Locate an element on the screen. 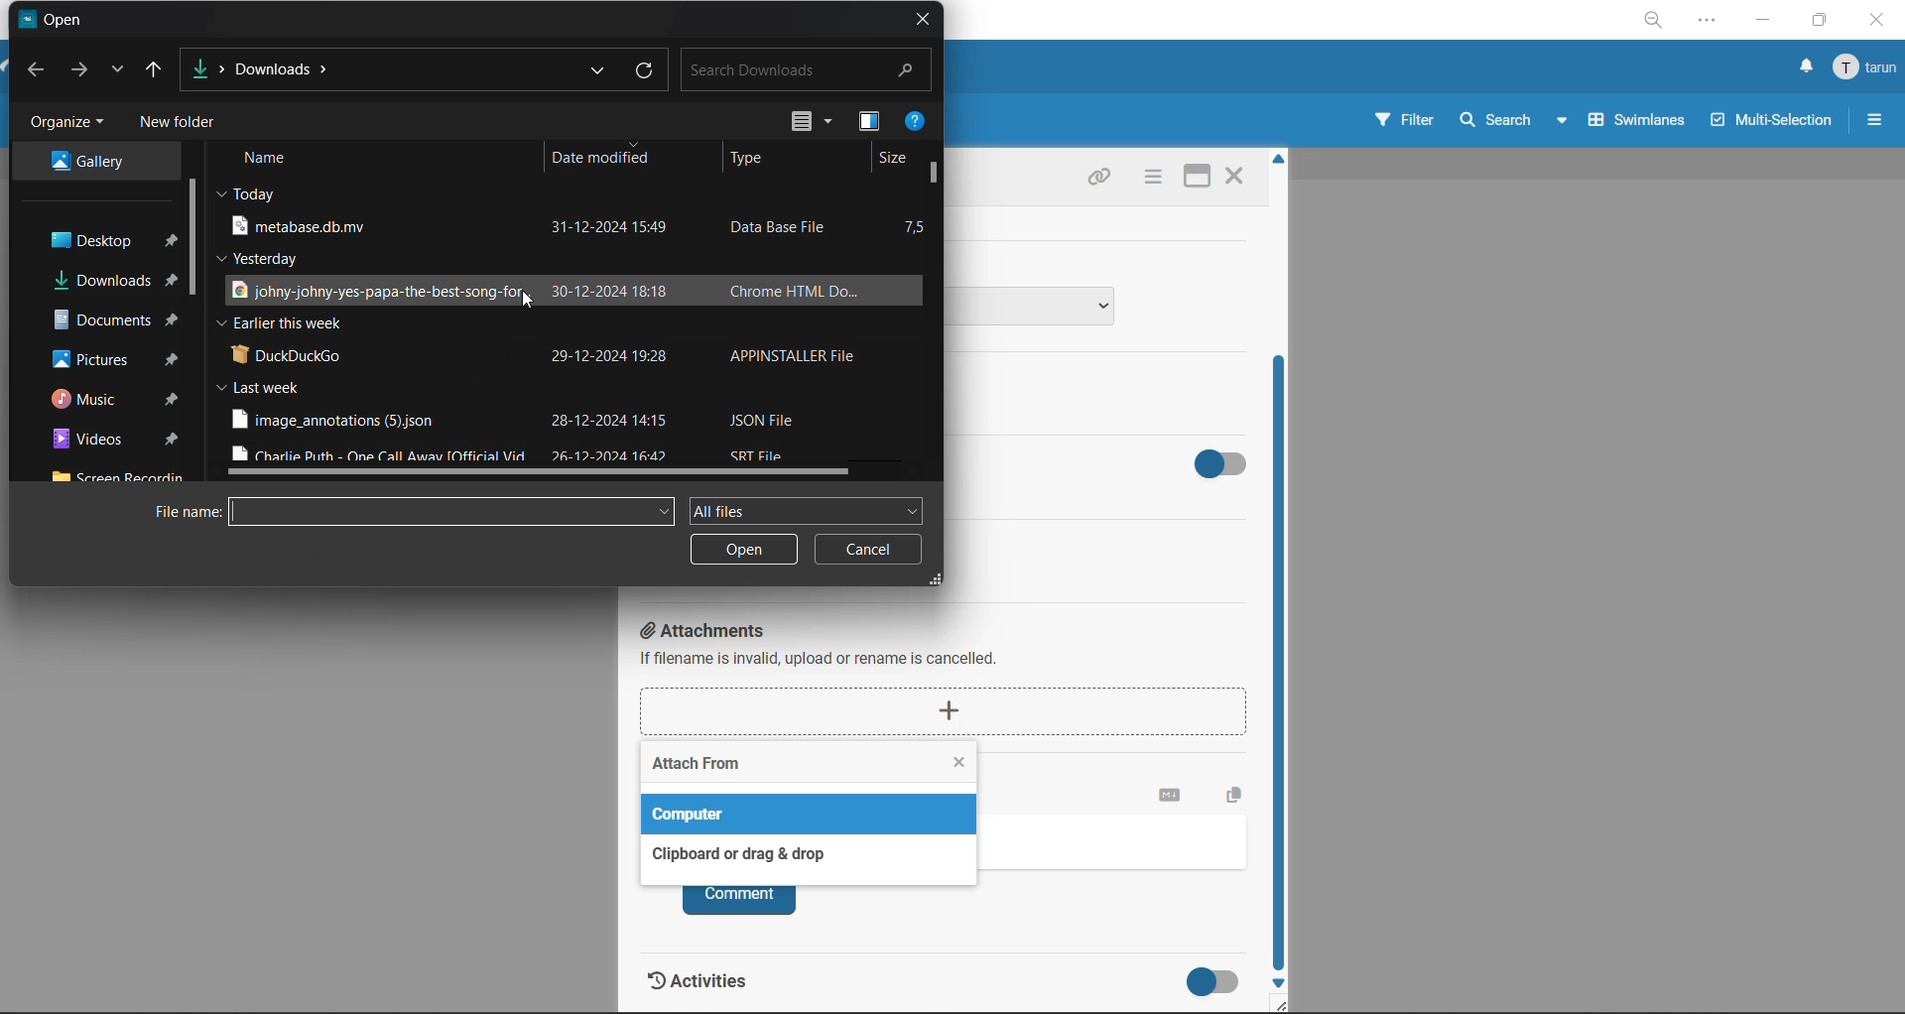 This screenshot has width=1905, height=1014. date modified is located at coordinates (605, 163).